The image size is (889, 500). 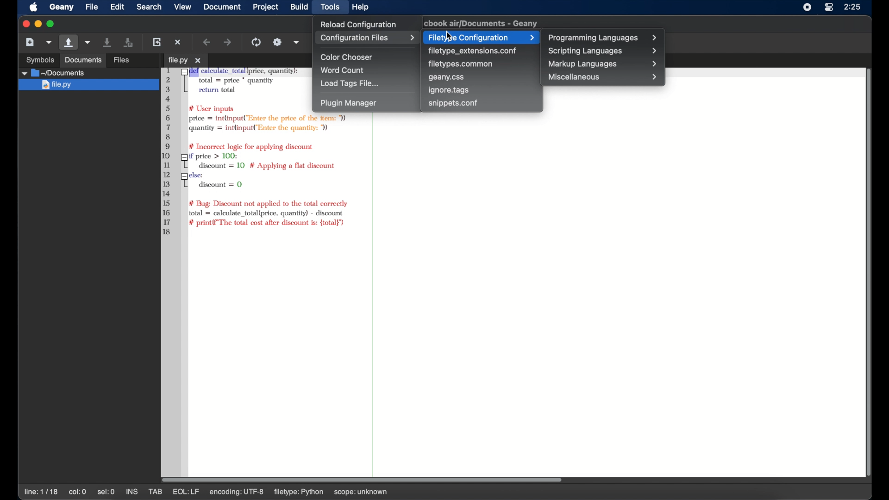 I want to click on navigate forward a location, so click(x=228, y=43).